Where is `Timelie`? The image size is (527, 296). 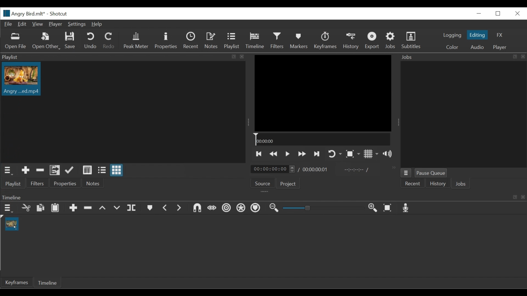
Timelie is located at coordinates (47, 283).